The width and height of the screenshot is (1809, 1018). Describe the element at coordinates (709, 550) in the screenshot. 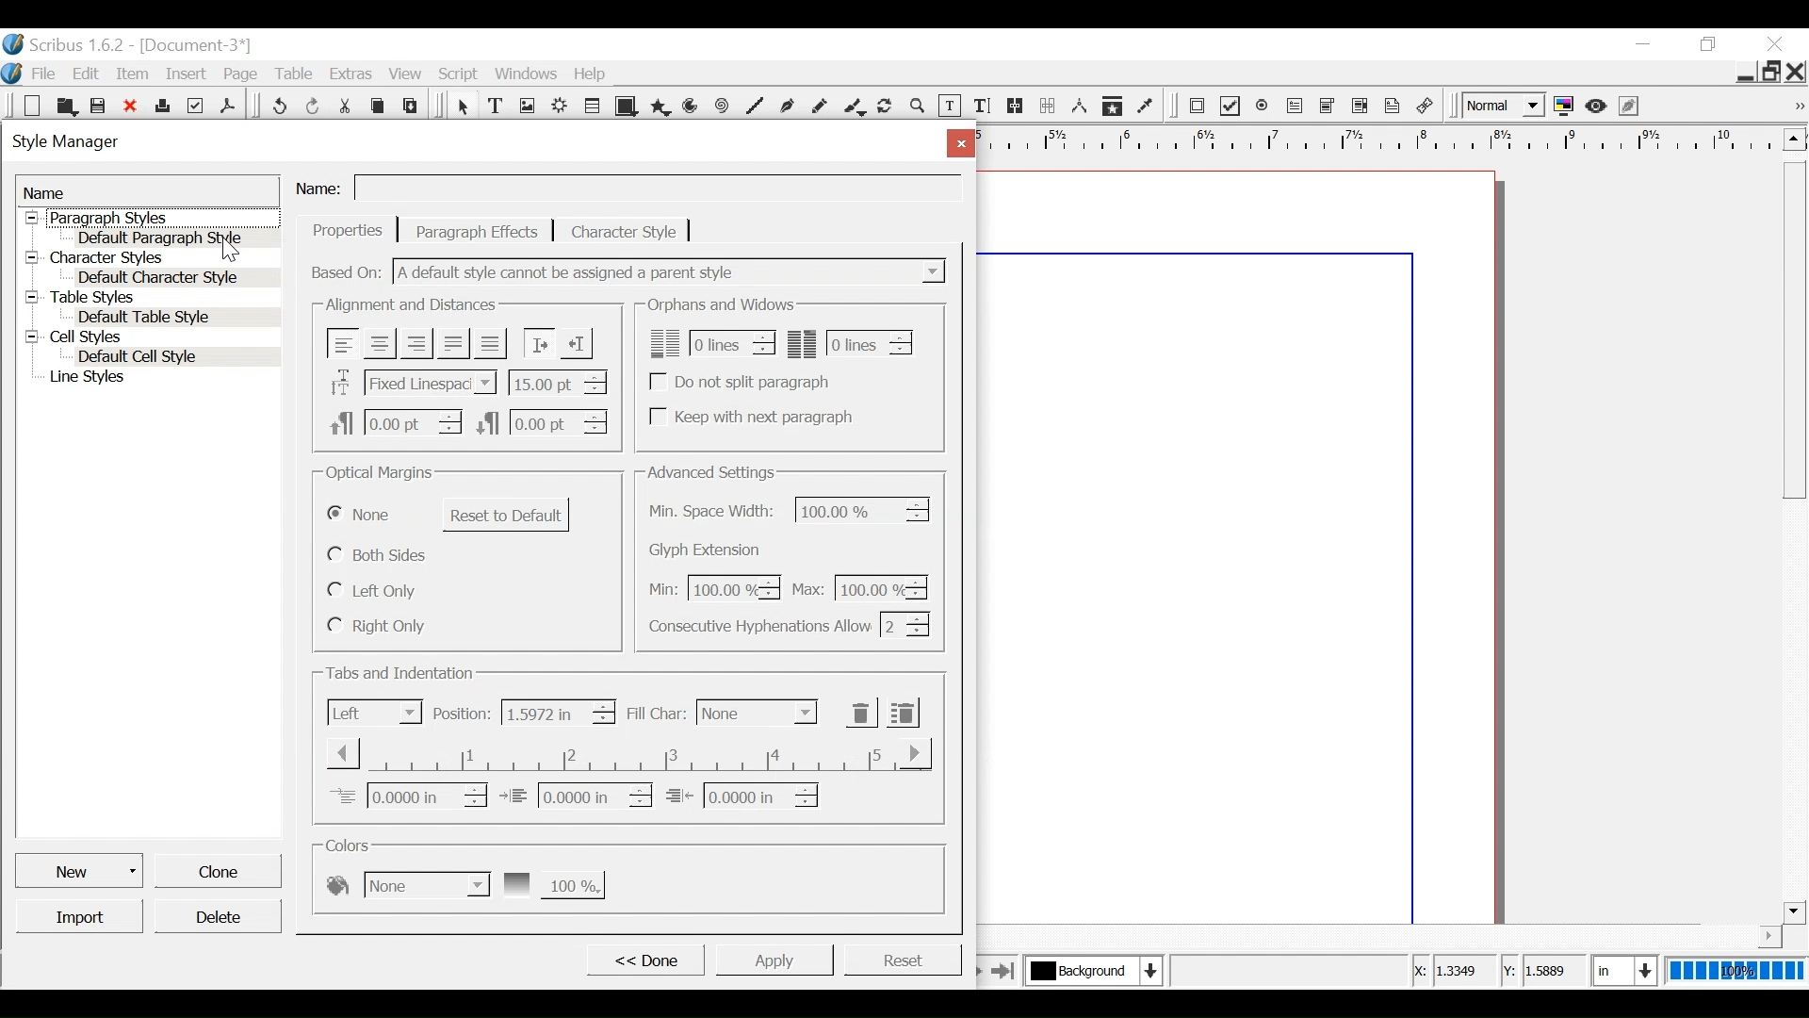

I see `Glyph extension` at that location.